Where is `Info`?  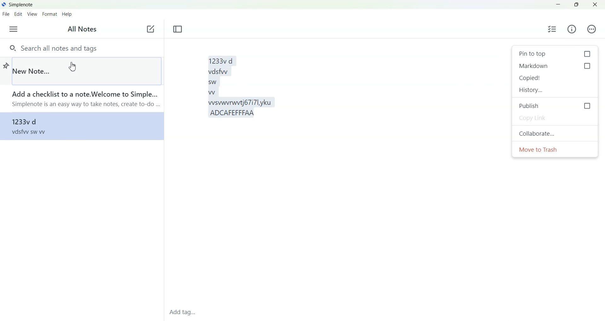 Info is located at coordinates (572, 29).